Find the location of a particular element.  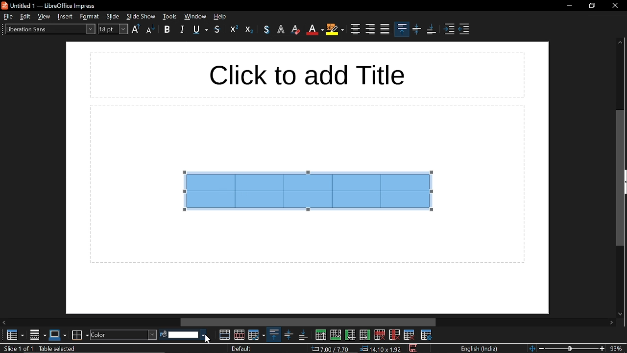

selected cells is located at coordinates (312, 189).